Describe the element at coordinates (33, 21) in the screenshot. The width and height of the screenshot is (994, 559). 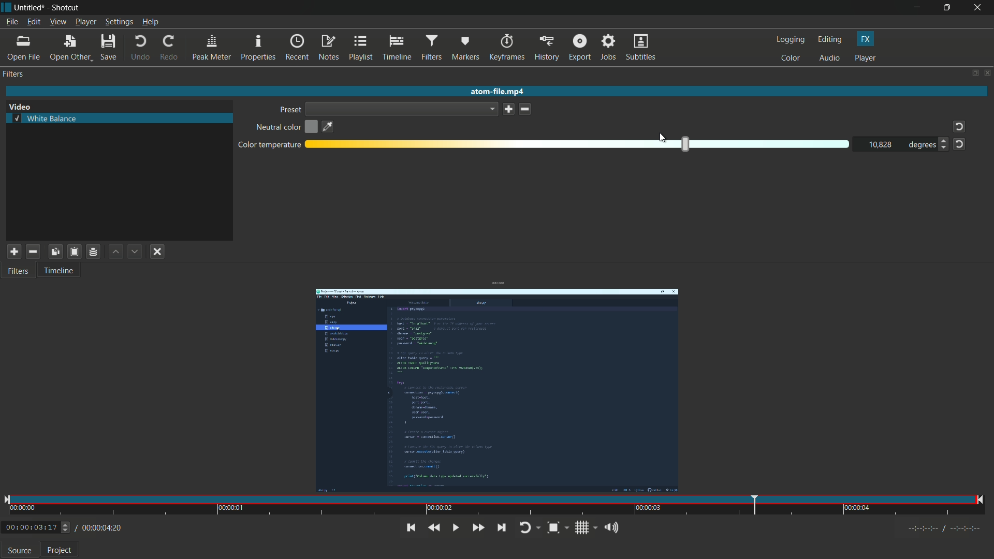
I see `edit menu` at that location.